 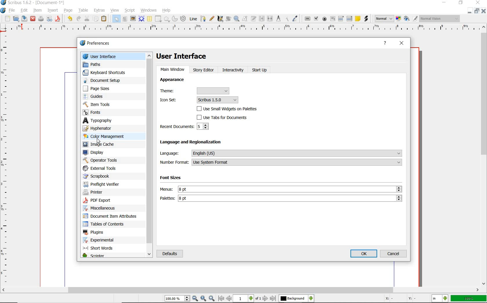 What do you see at coordinates (100, 10) in the screenshot?
I see `extras` at bounding box center [100, 10].